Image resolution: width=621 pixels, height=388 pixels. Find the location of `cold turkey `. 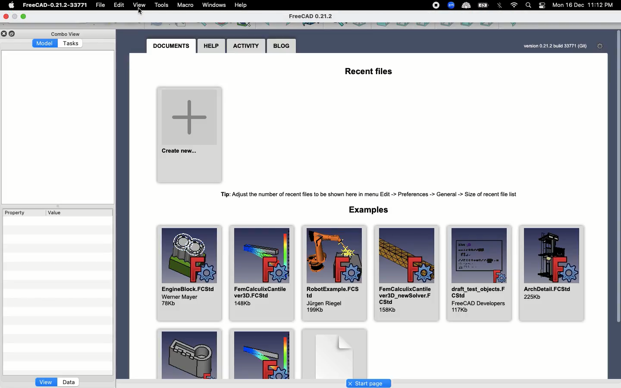

cold turkey  is located at coordinates (466, 5).